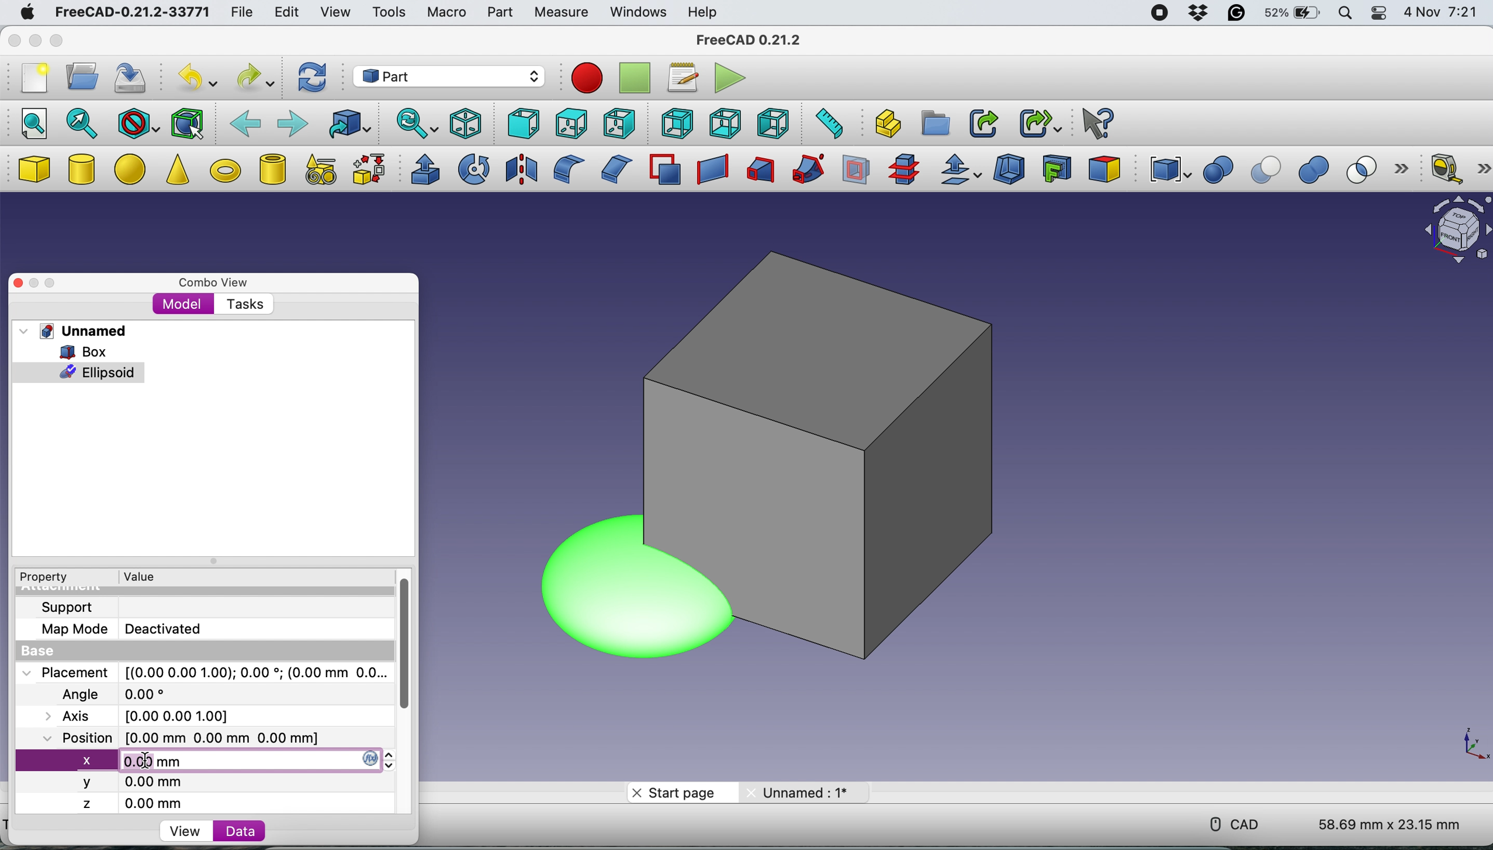  What do you see at coordinates (138, 124) in the screenshot?
I see `draw style` at bounding box center [138, 124].